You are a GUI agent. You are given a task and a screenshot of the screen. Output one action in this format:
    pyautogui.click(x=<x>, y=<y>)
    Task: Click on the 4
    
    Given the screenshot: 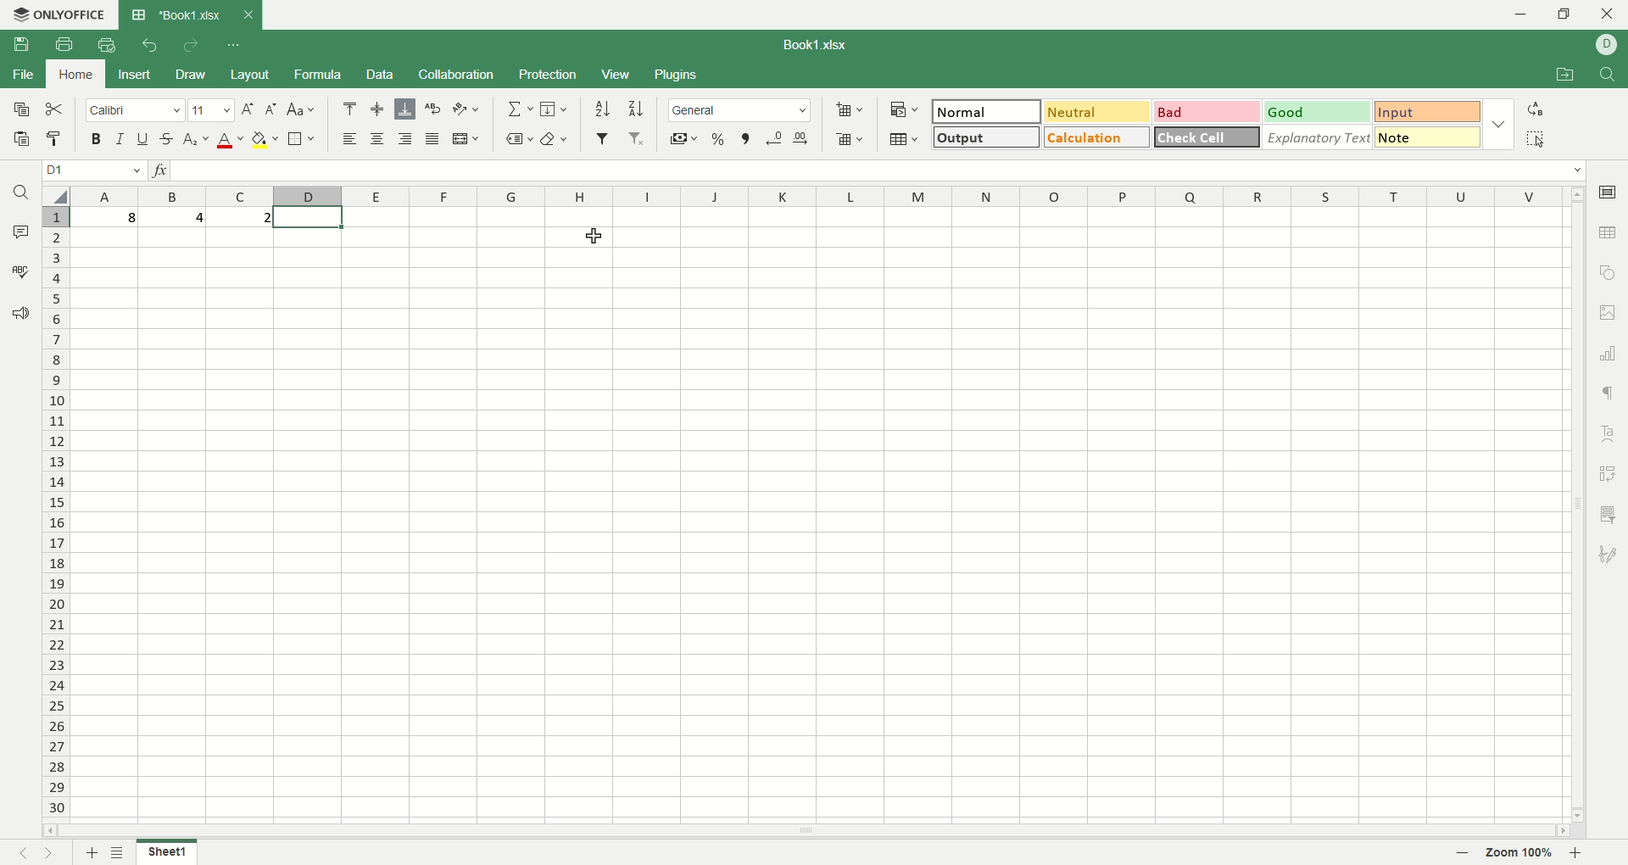 What is the action you would take?
    pyautogui.click(x=172, y=216)
    